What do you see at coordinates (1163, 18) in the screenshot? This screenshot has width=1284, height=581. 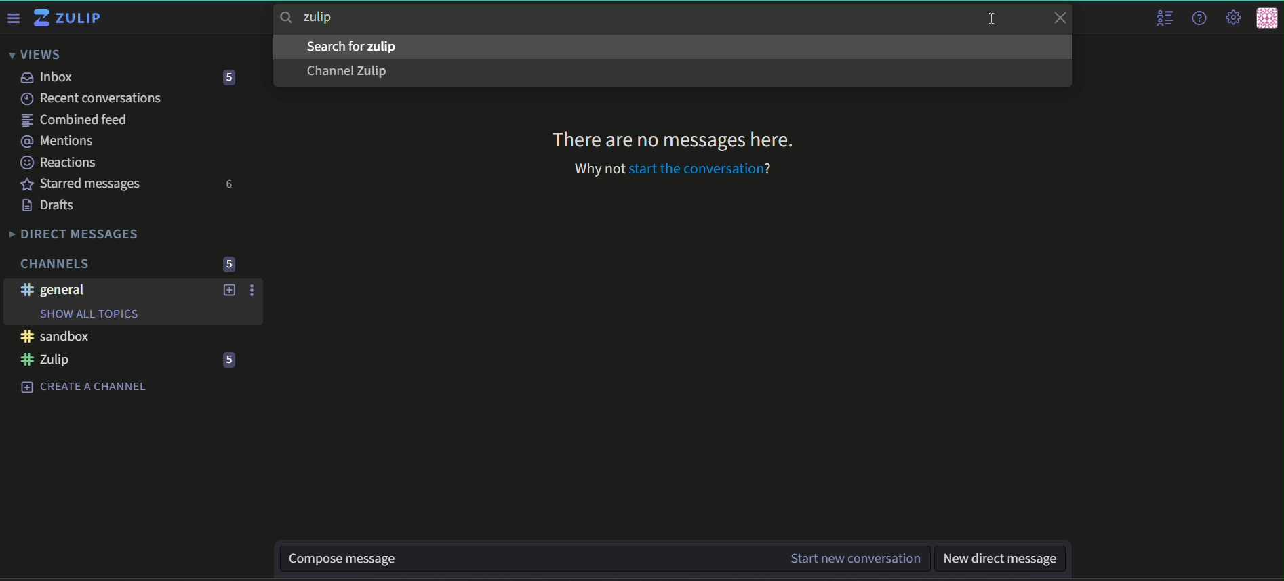 I see `user list` at bounding box center [1163, 18].